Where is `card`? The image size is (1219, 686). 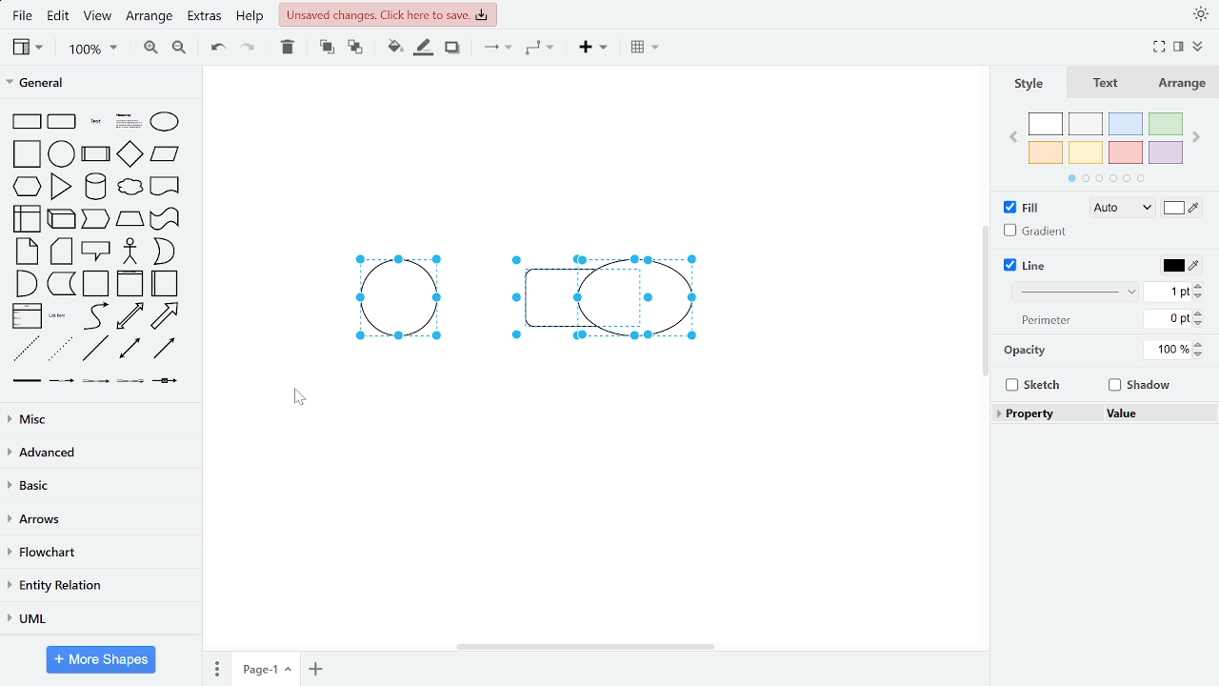
card is located at coordinates (62, 252).